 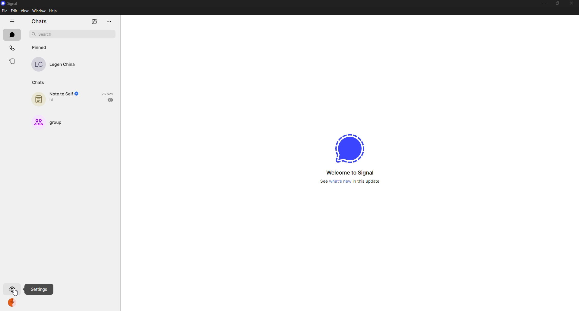 What do you see at coordinates (11, 4) in the screenshot?
I see `signal` at bounding box center [11, 4].